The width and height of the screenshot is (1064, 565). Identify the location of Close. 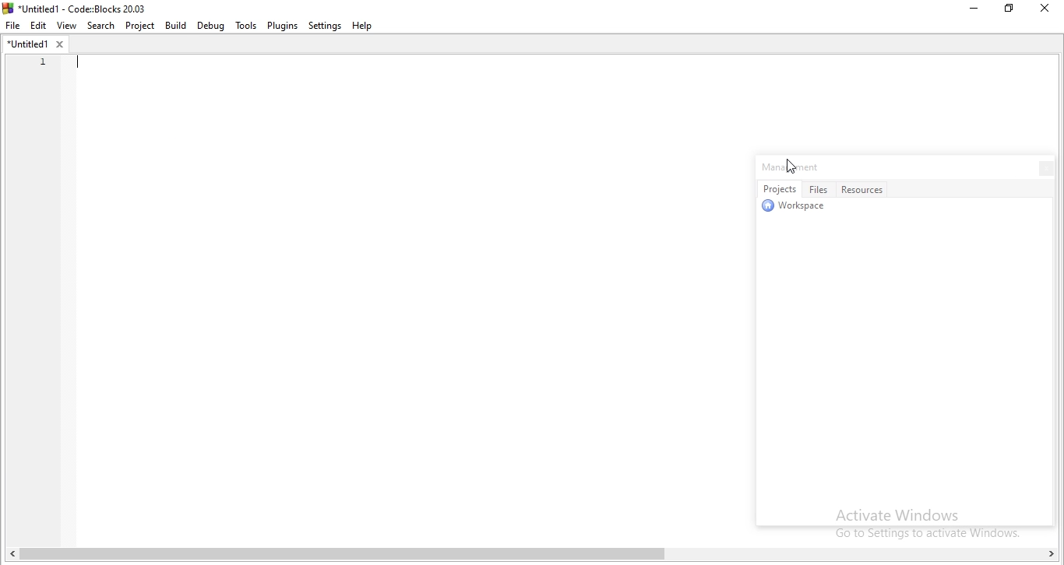
(1043, 10).